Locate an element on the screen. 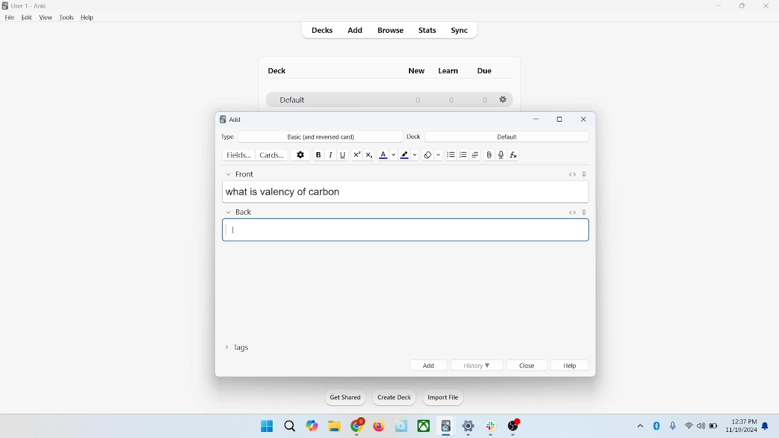  0 is located at coordinates (484, 100).